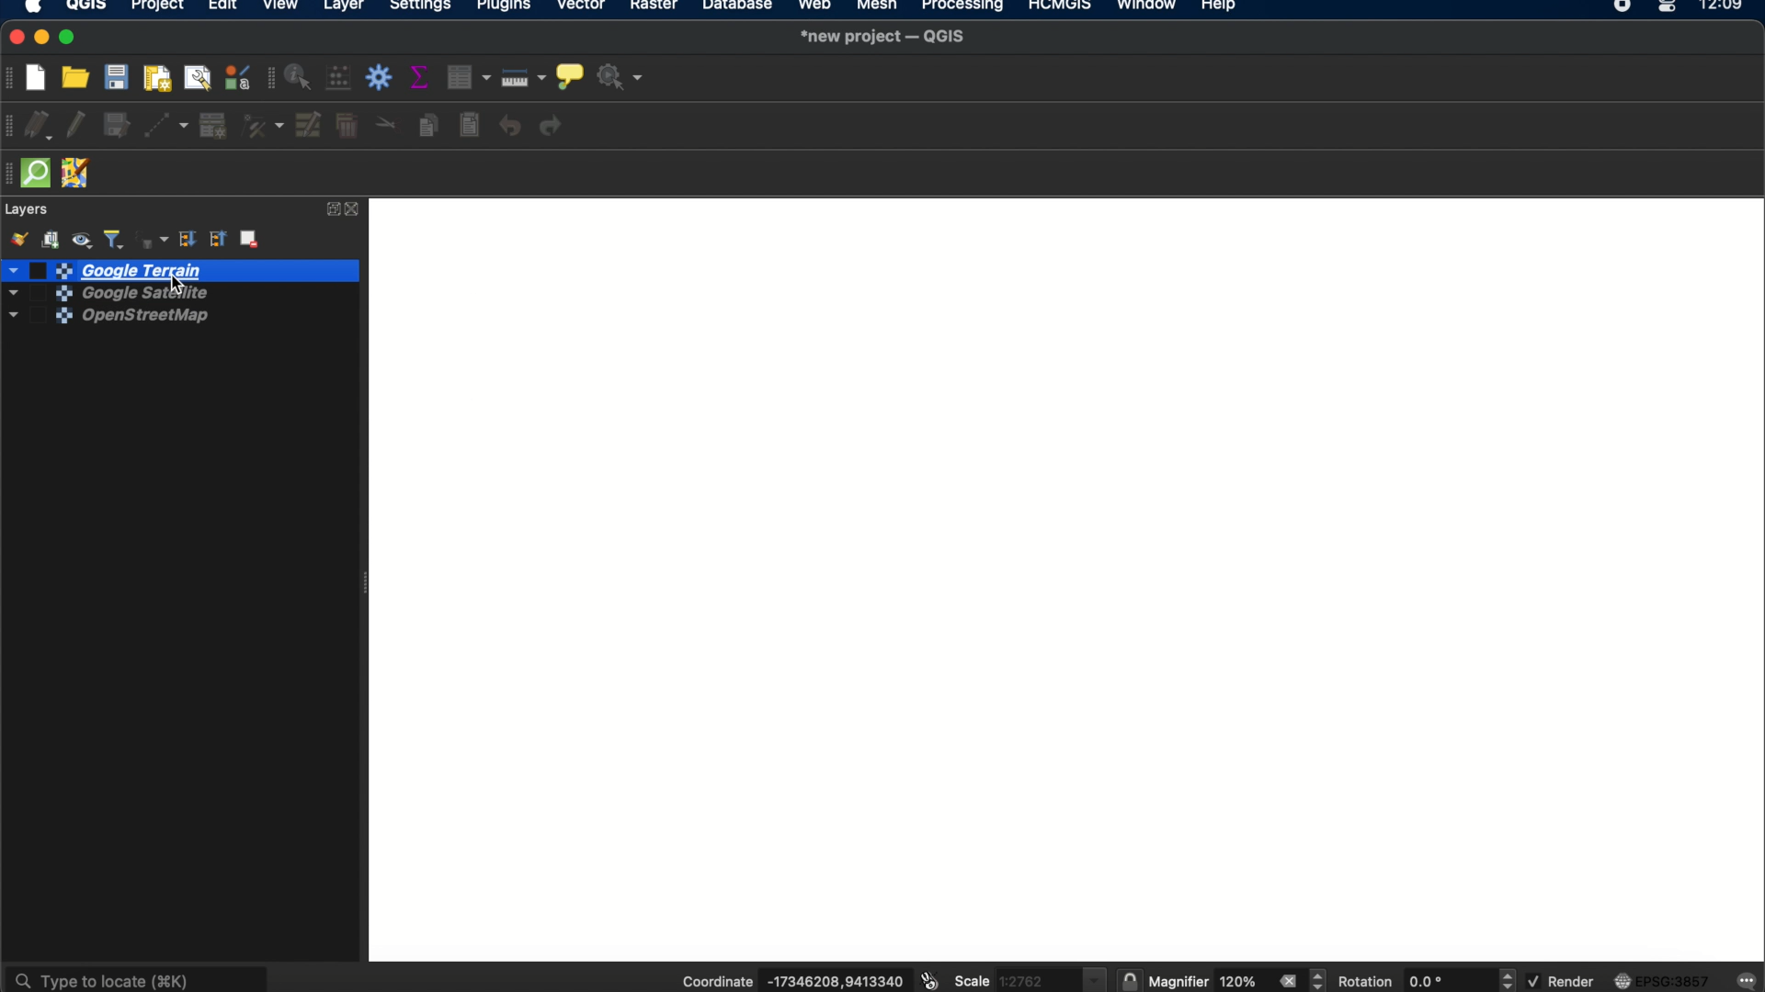  Describe the element at coordinates (786, 982) in the screenshot. I see `coordinate -17346208,9413340` at that location.